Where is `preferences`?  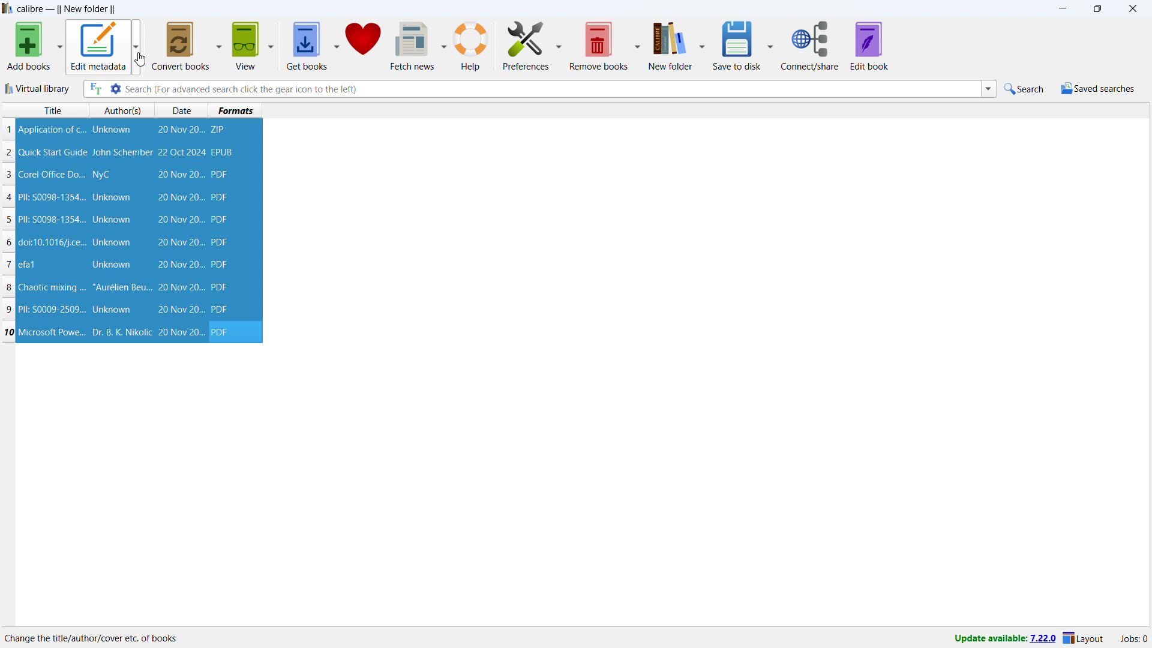
preferences is located at coordinates (526, 45).